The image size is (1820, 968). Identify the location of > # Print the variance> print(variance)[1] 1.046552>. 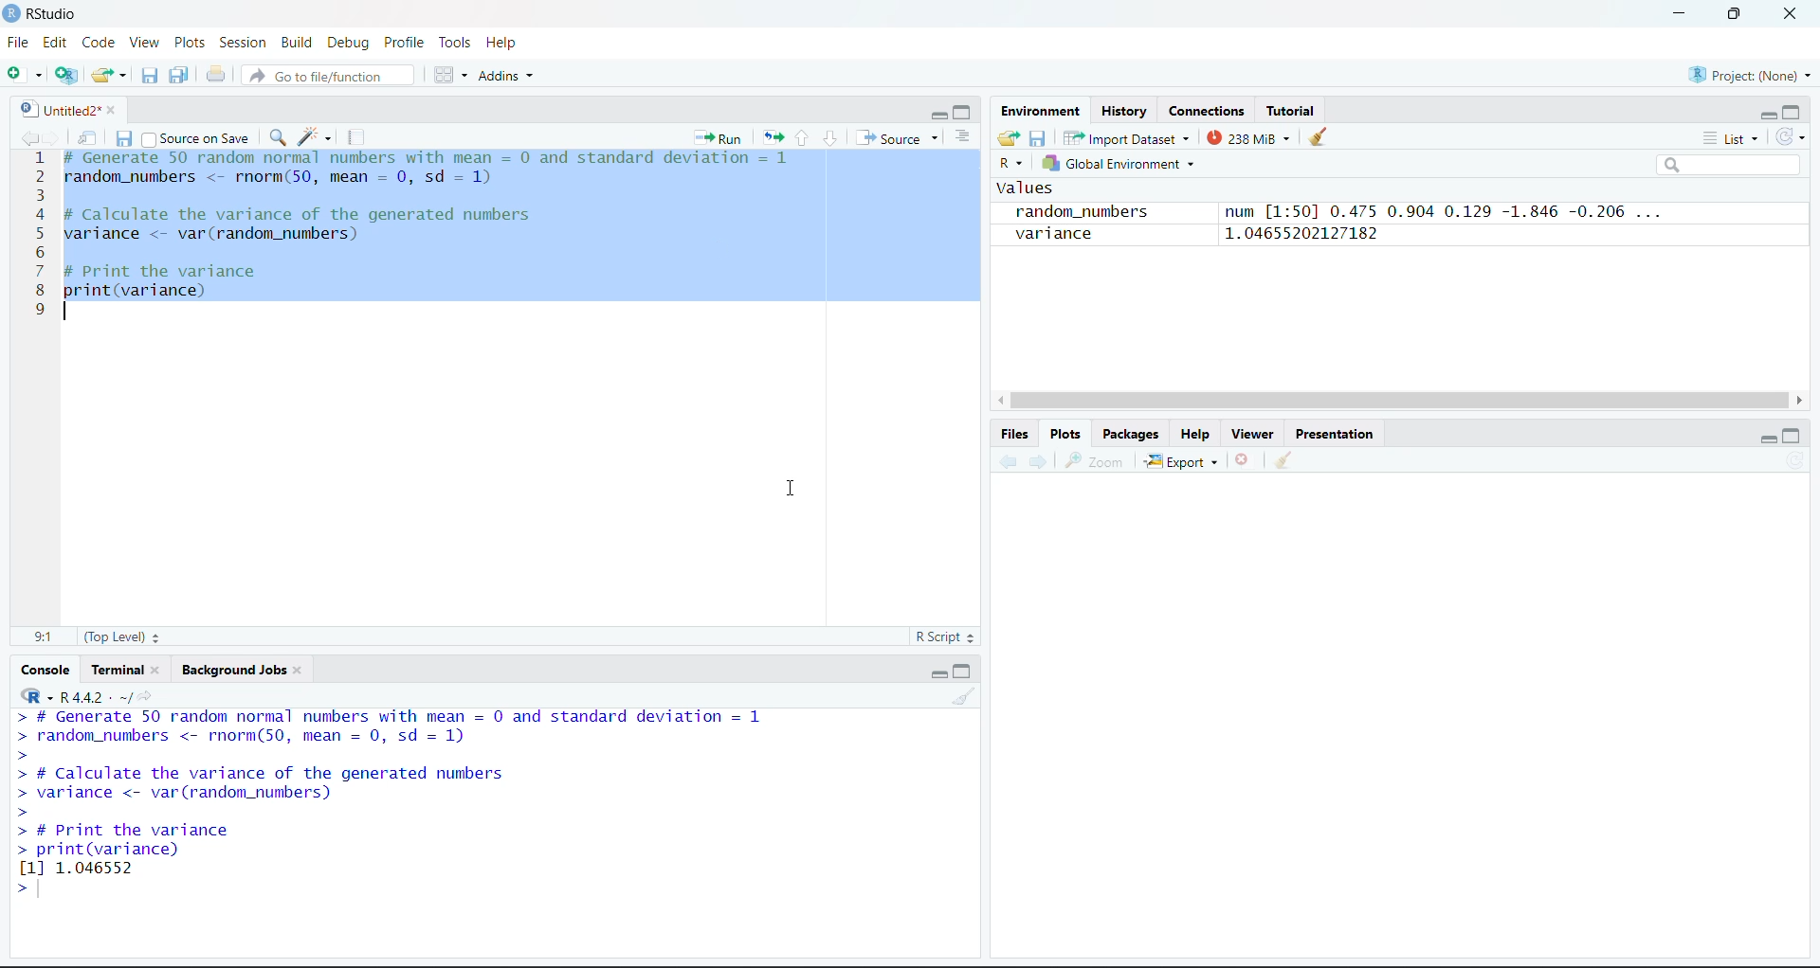
(154, 861).